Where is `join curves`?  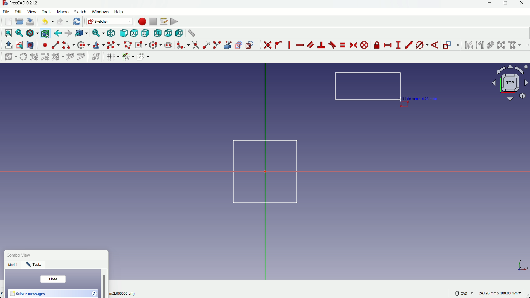
join curves is located at coordinates (83, 56).